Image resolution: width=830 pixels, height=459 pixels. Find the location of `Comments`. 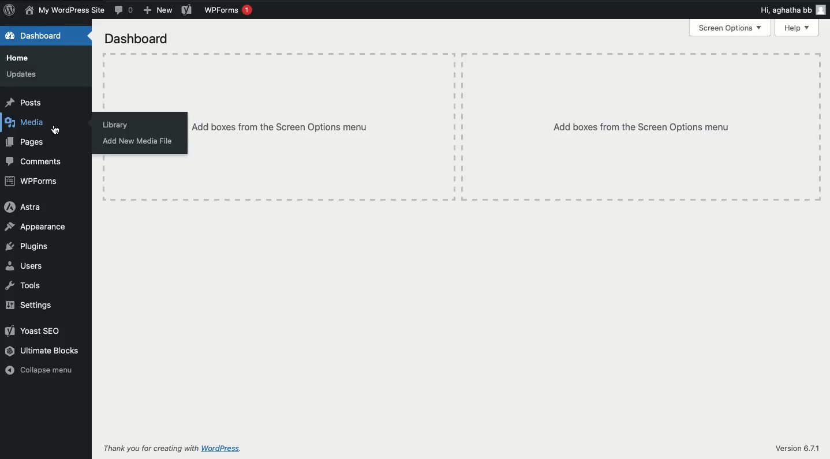

Comments is located at coordinates (38, 160).